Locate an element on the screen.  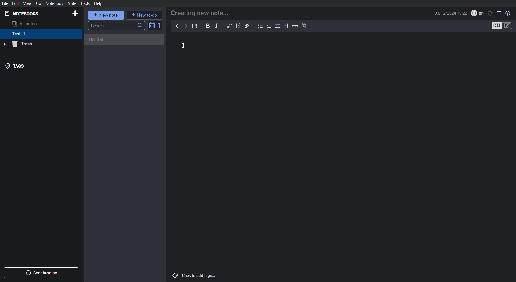
Date and Time is located at coordinates (450, 13).